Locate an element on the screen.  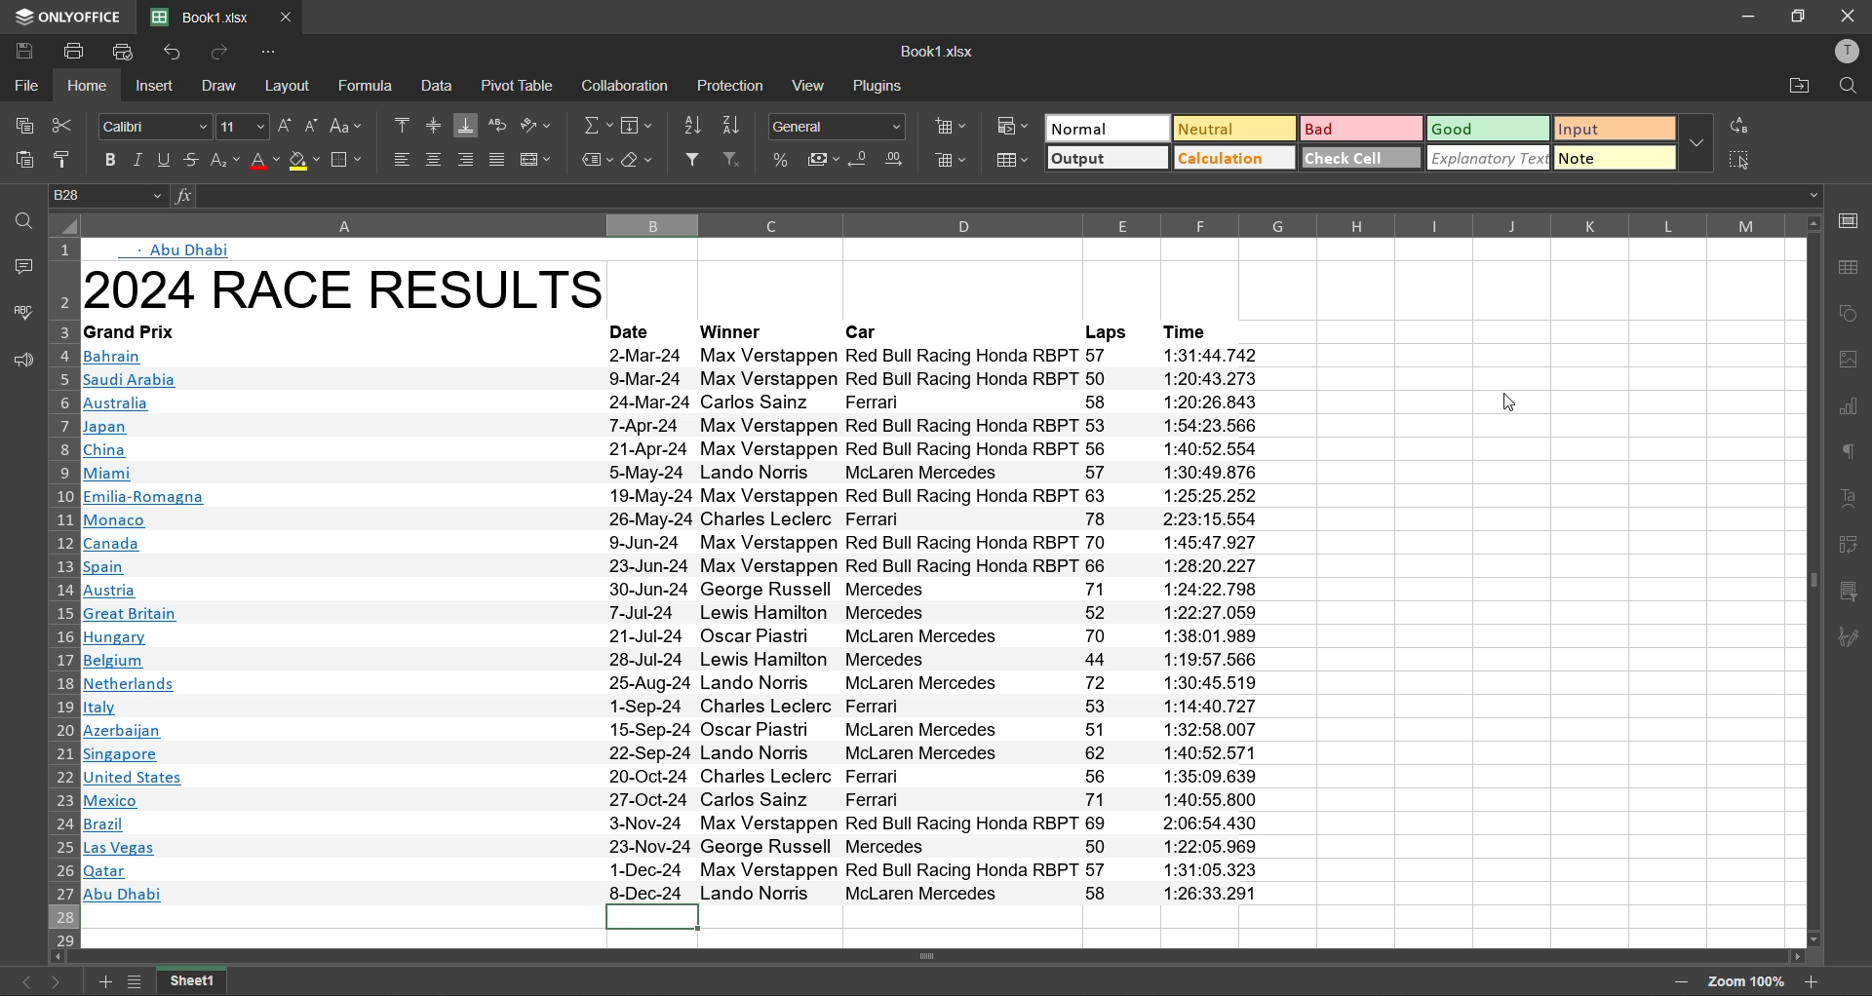
collaboration is located at coordinates (629, 84).